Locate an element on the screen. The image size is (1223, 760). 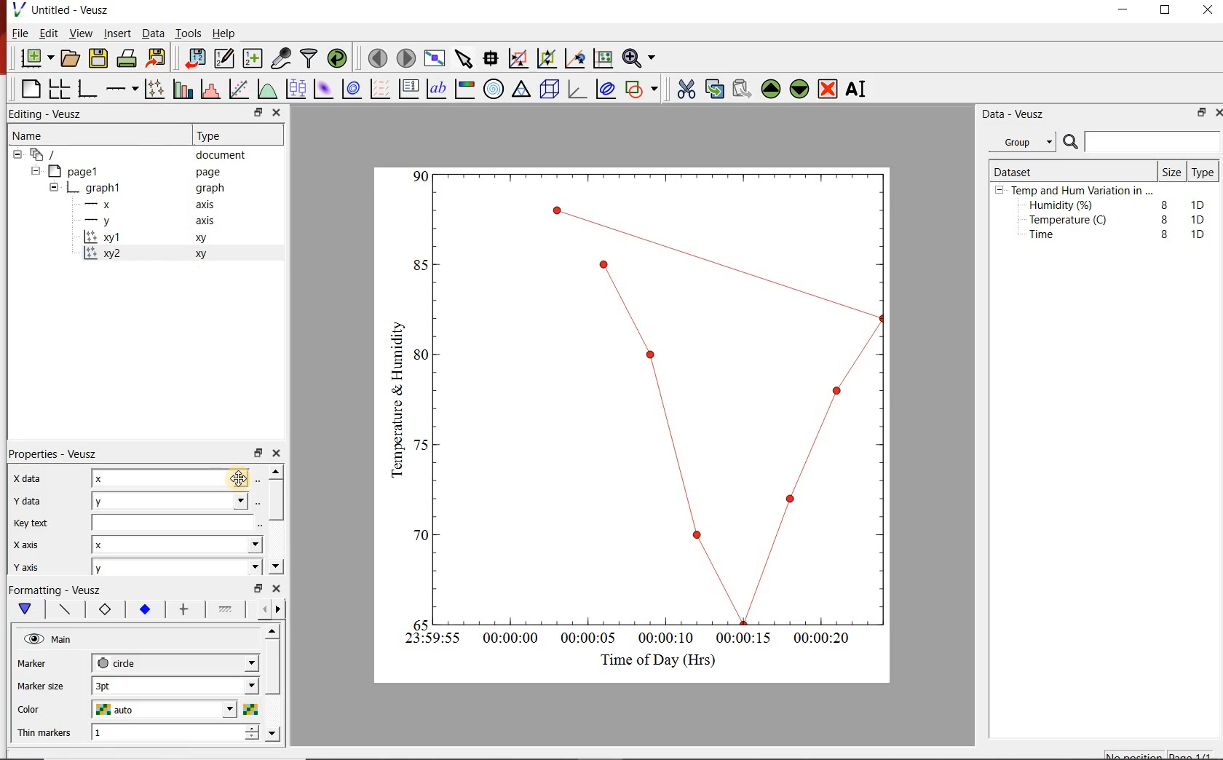
Search bar is located at coordinates (1141, 142).